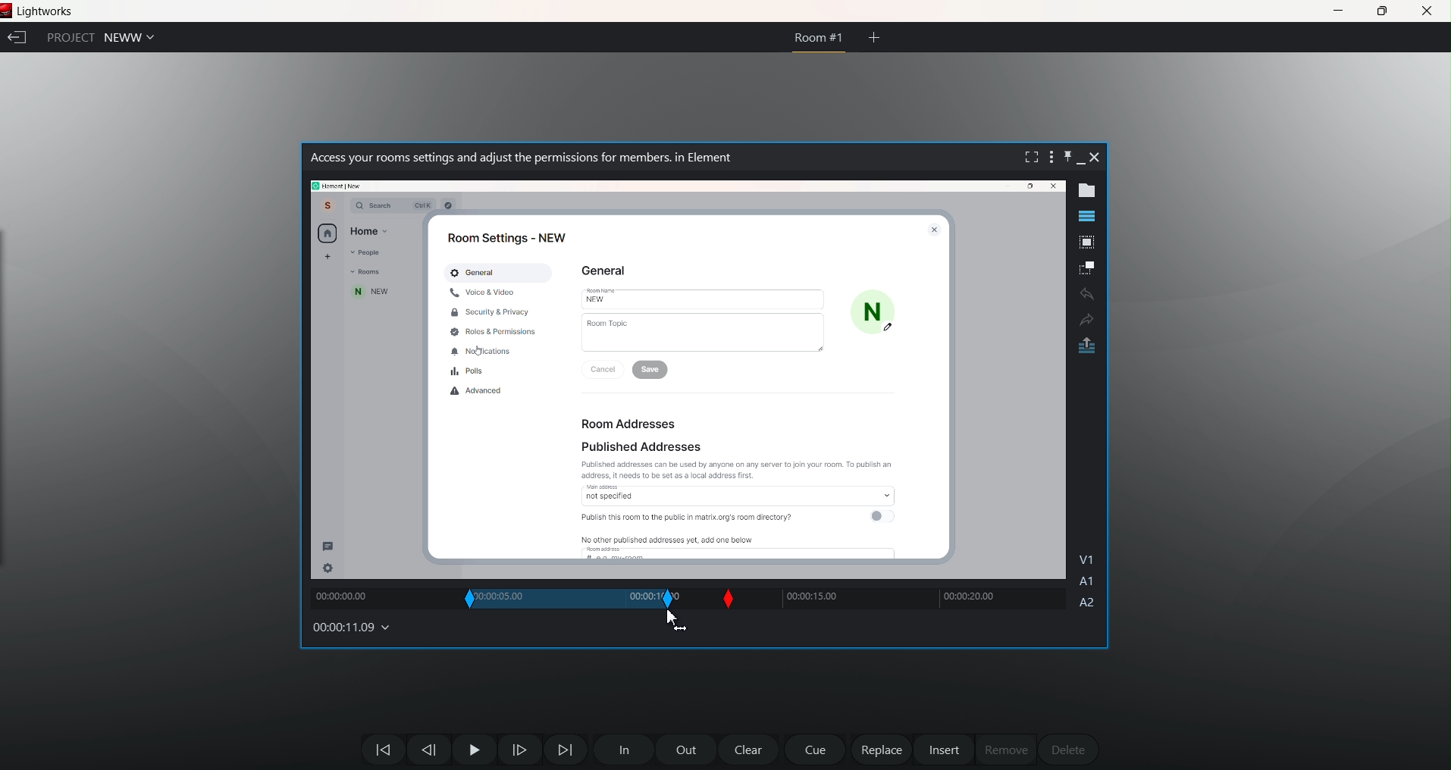 The width and height of the screenshot is (1451, 770). I want to click on A2, so click(1084, 605).